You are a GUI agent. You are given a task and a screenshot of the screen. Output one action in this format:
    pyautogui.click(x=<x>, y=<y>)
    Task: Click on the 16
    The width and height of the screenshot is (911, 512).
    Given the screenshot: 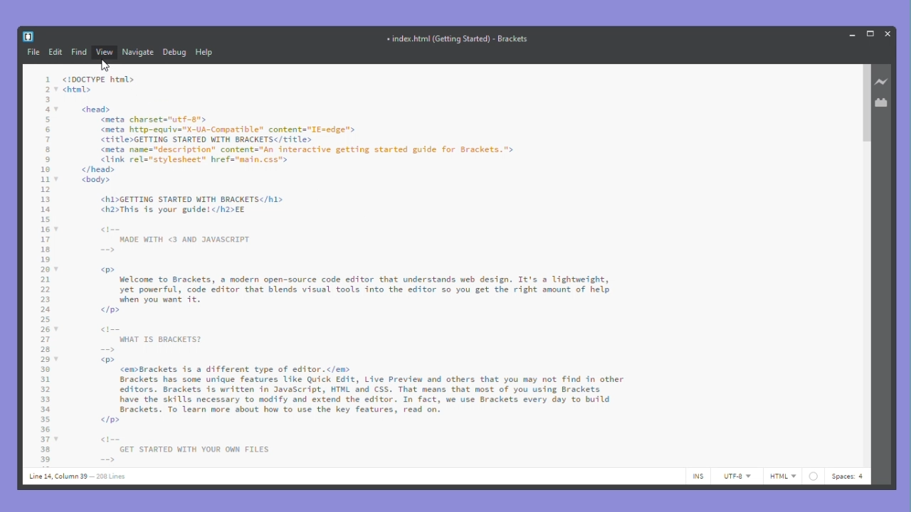 What is the action you would take?
    pyautogui.click(x=46, y=229)
    